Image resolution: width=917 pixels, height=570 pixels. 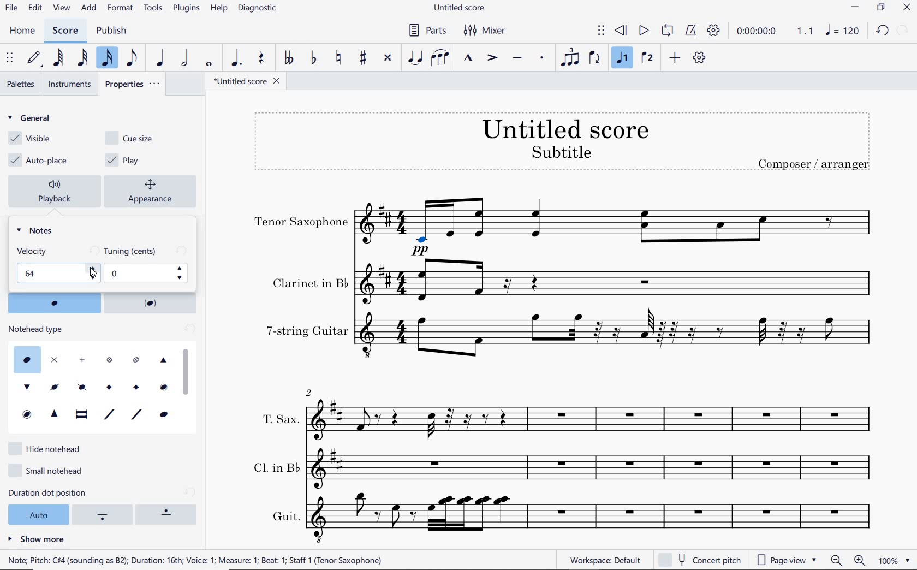 I want to click on close, so click(x=907, y=8).